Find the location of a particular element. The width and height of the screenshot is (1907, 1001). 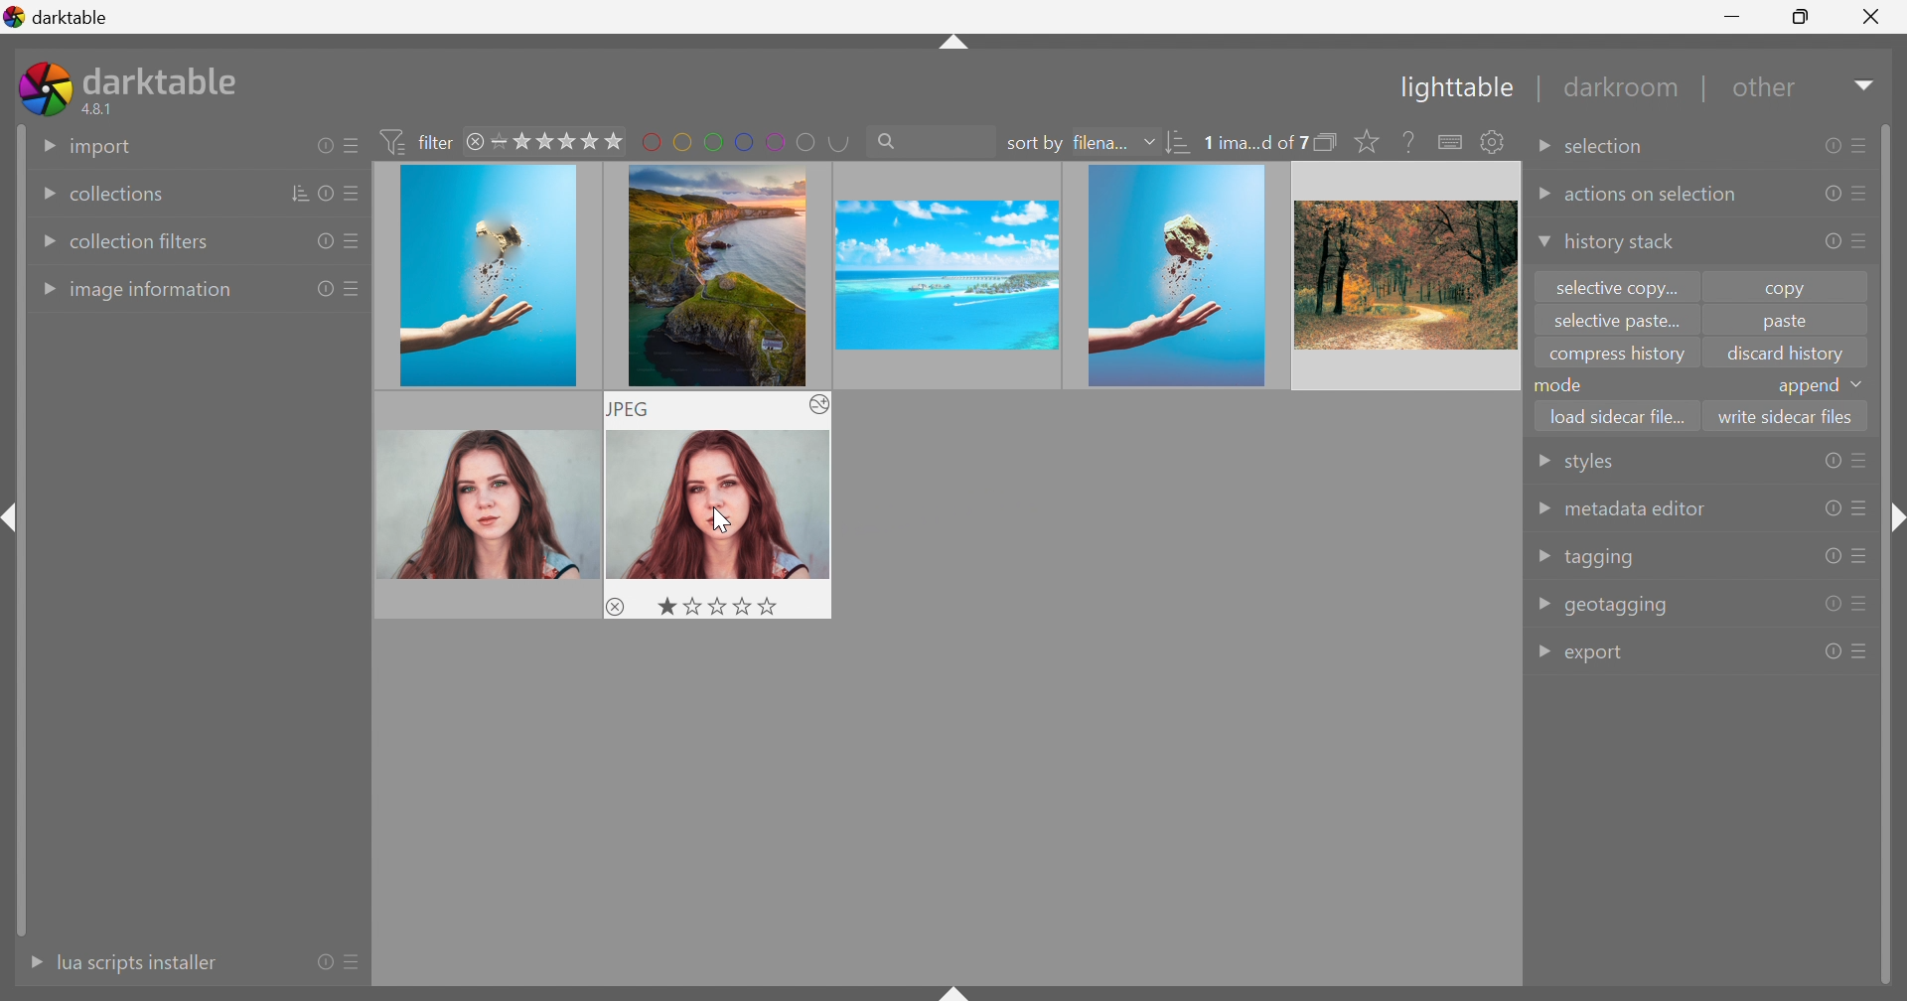

presets is located at coordinates (1862, 602).